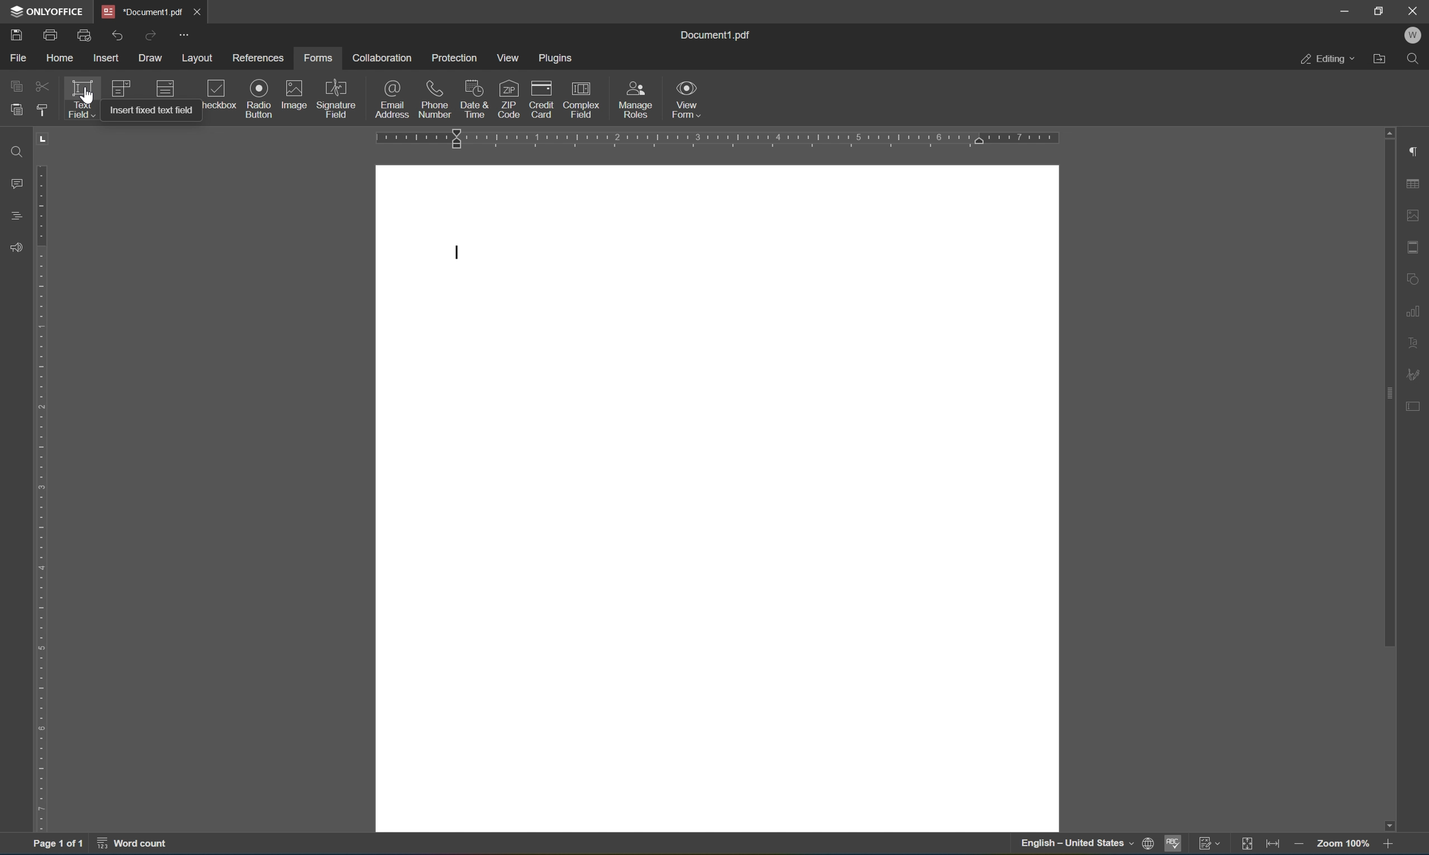  I want to click on ruler, so click(44, 497).